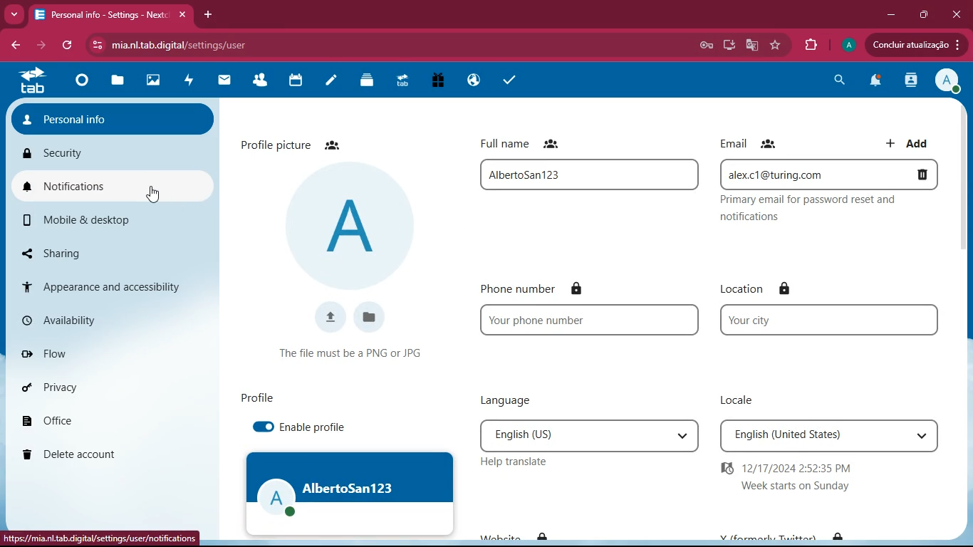  What do you see at coordinates (736, 401) in the screenshot?
I see `locale` at bounding box center [736, 401].